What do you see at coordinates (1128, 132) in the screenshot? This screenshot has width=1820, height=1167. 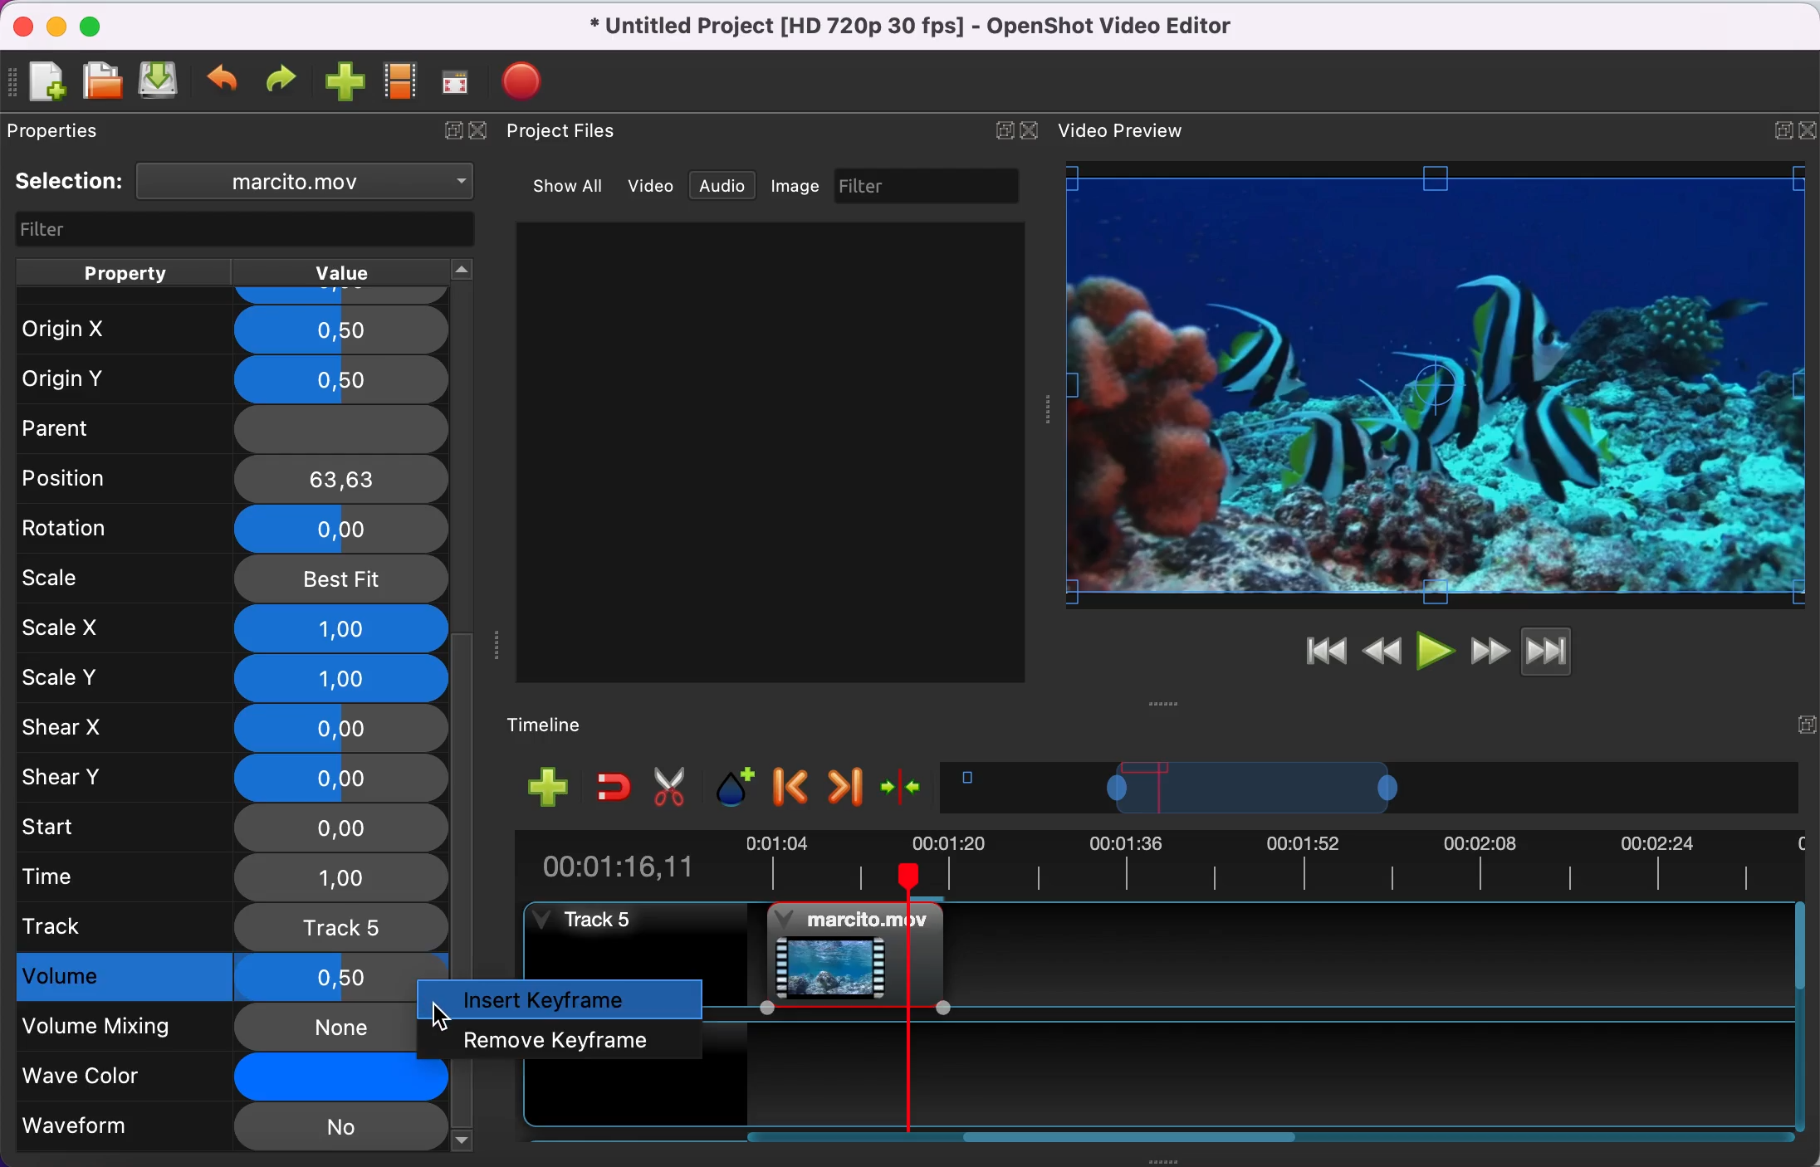 I see `video preview` at bounding box center [1128, 132].